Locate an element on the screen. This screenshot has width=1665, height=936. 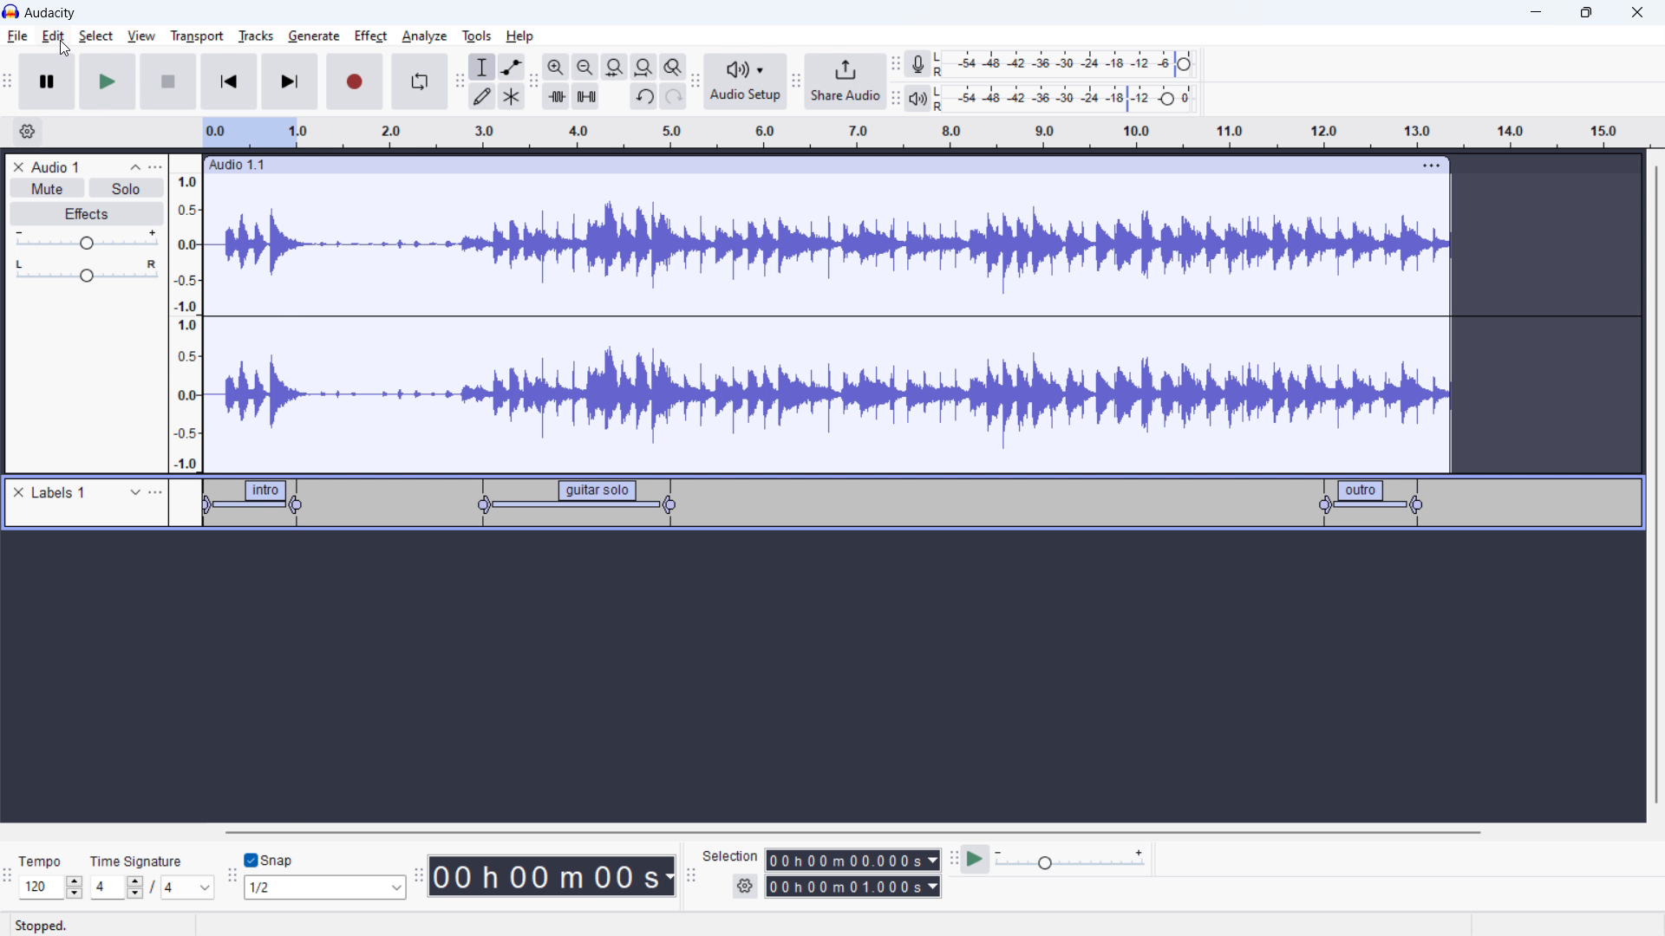
maximize is located at coordinates (1586, 13).